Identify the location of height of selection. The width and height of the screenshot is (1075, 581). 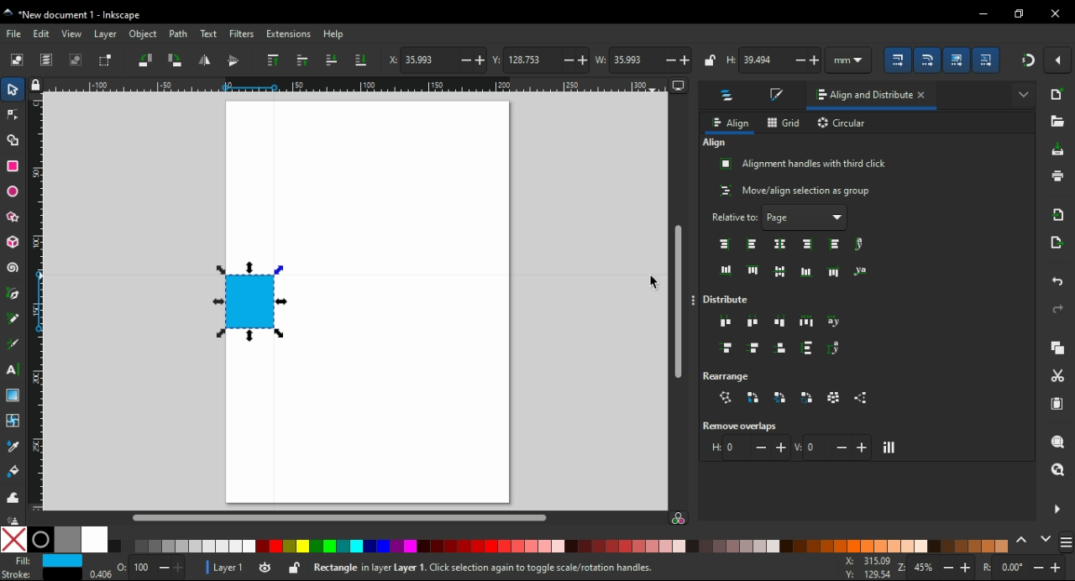
(771, 60).